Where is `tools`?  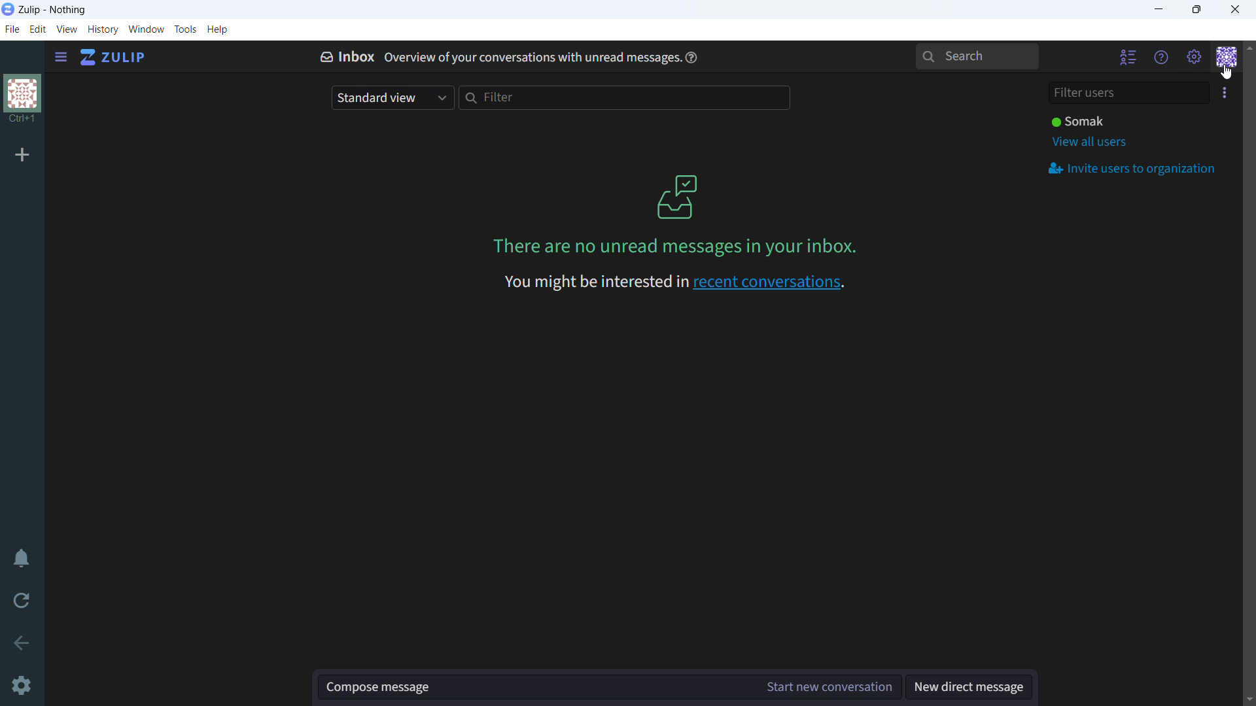
tools is located at coordinates (186, 29).